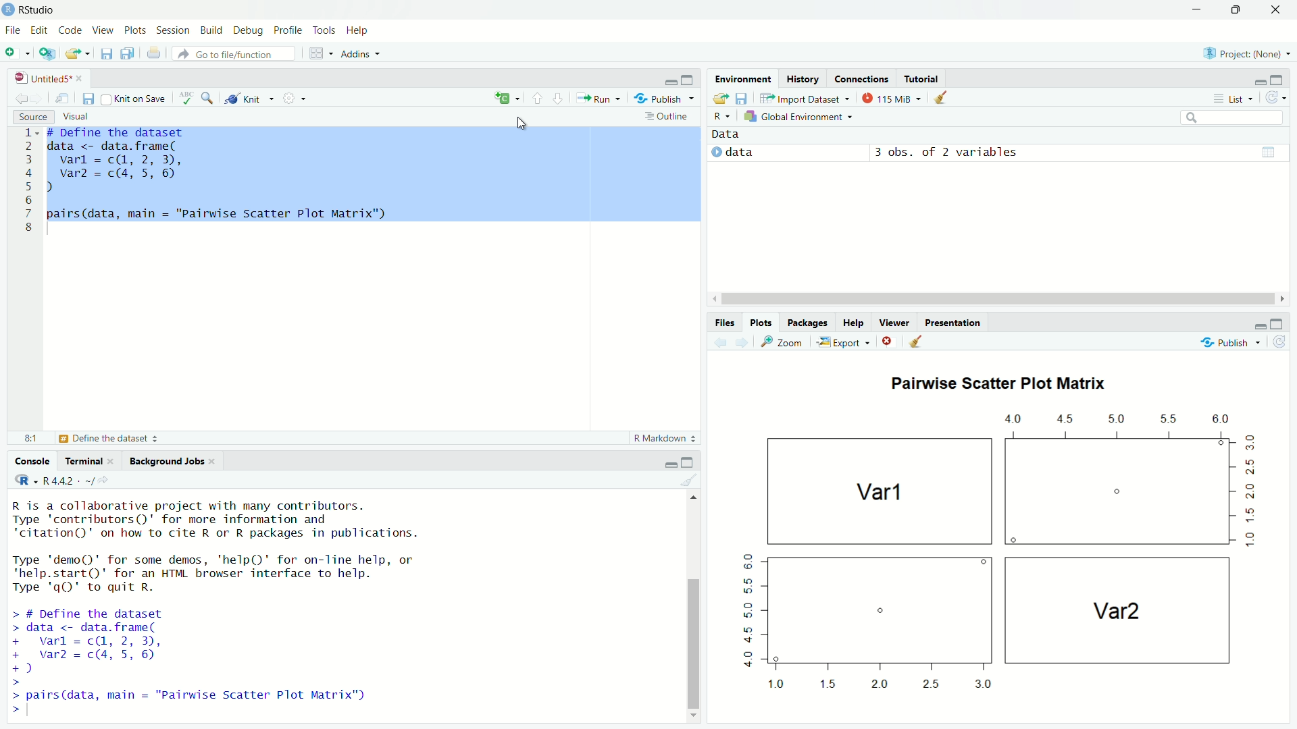 The width and height of the screenshot is (1297, 729). Describe the element at coordinates (233, 53) in the screenshot. I see `Go to file/function` at that location.